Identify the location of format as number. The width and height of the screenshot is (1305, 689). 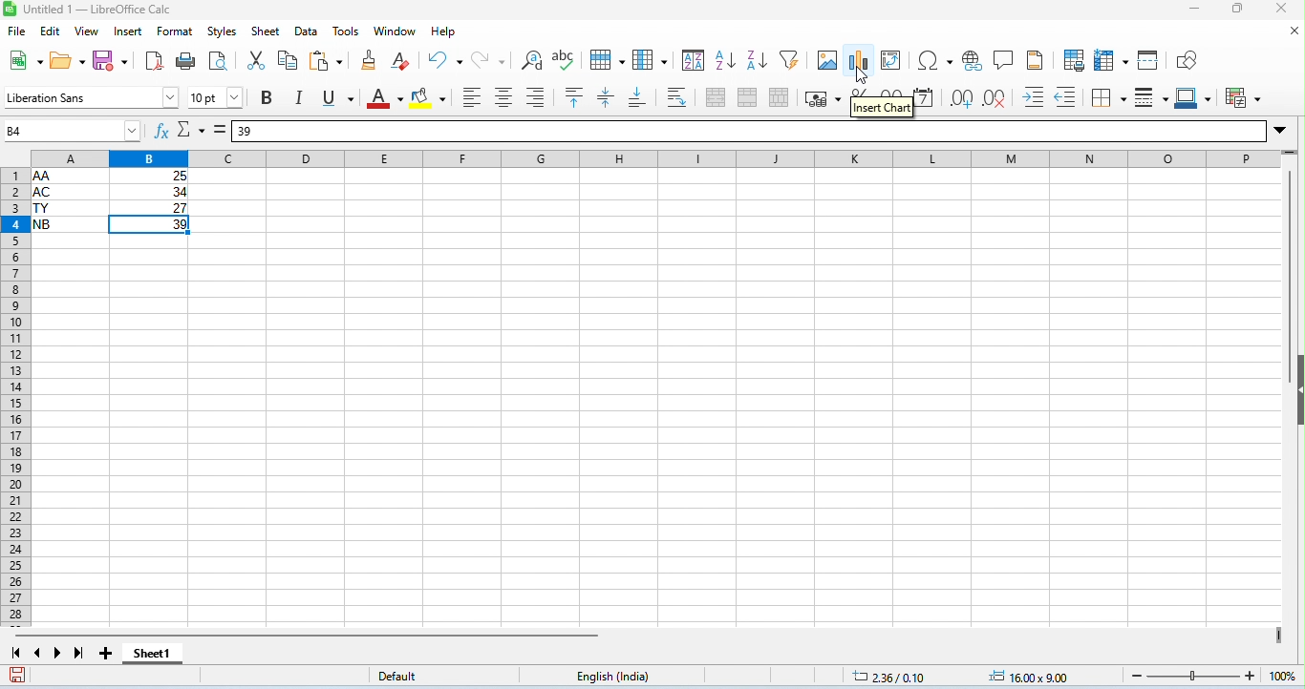
(891, 102).